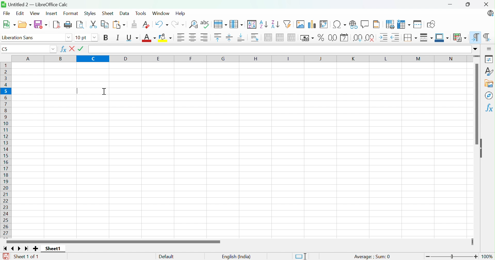 The image size is (495, 260). What do you see at coordinates (82, 49) in the screenshot?
I see `Tick` at bounding box center [82, 49].